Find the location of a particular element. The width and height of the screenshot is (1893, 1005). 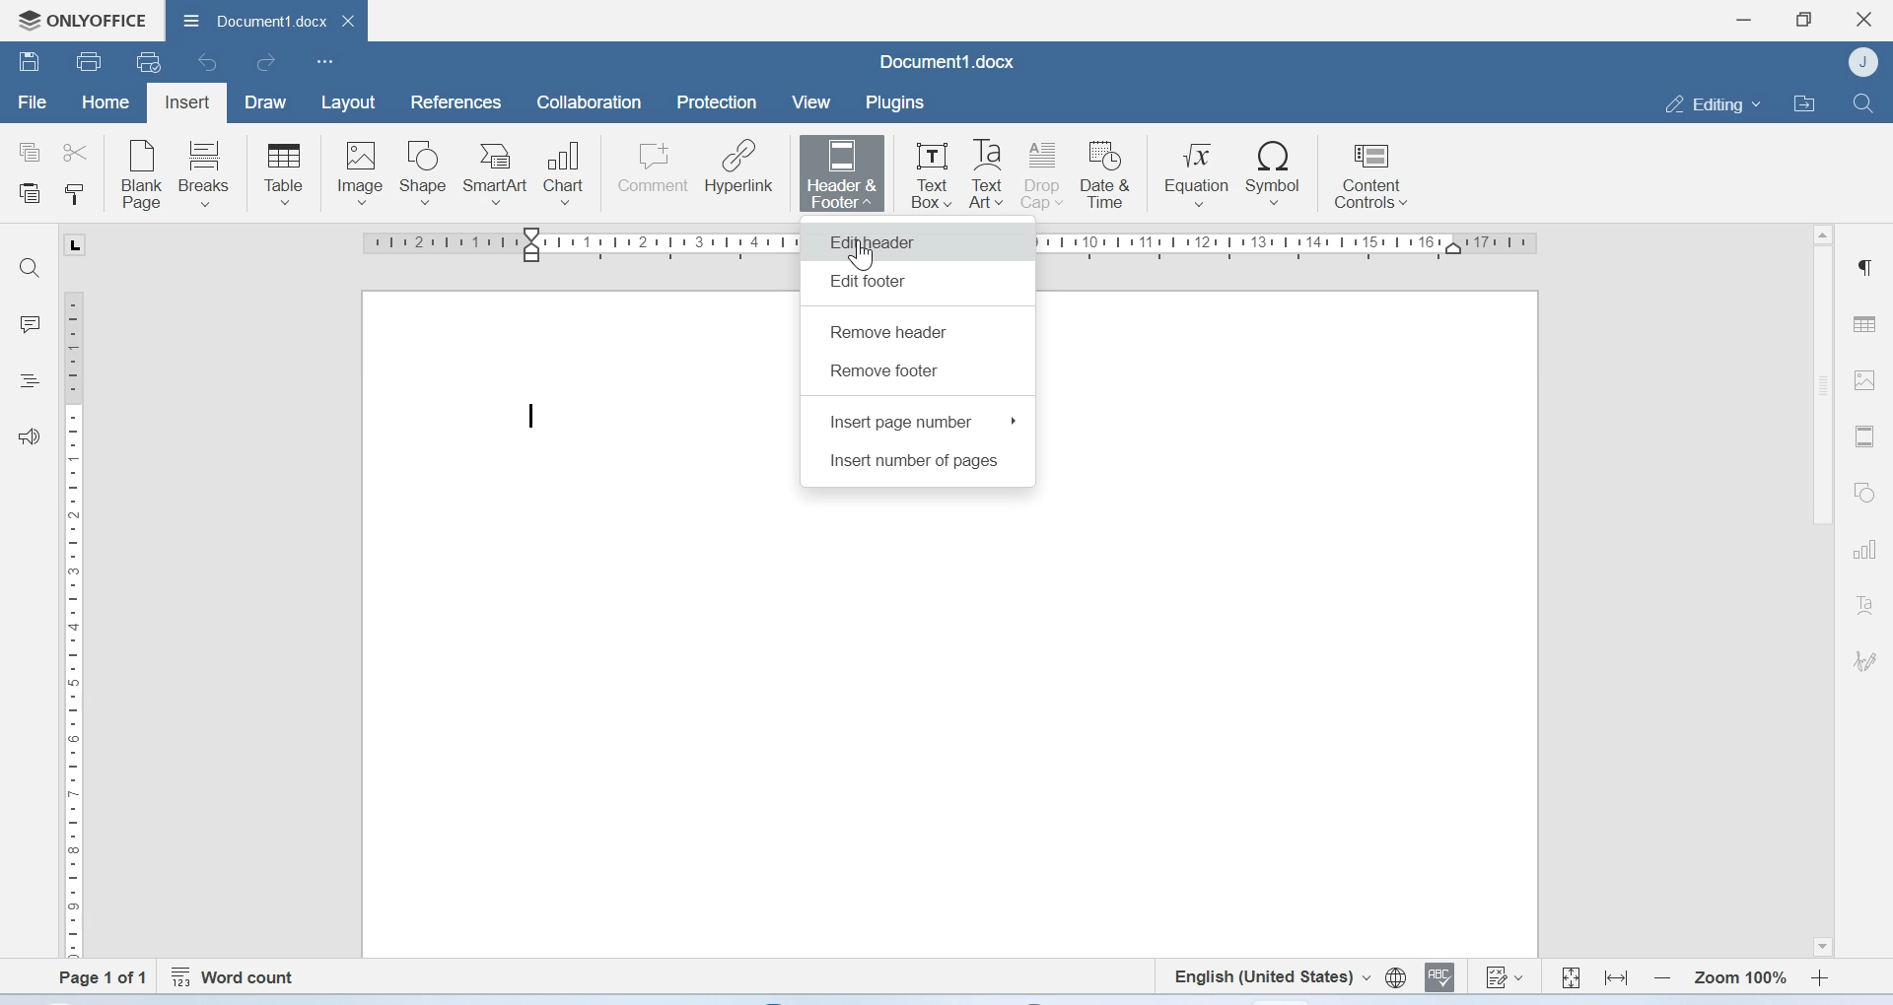

Page 1 of 1 is located at coordinates (93, 977).